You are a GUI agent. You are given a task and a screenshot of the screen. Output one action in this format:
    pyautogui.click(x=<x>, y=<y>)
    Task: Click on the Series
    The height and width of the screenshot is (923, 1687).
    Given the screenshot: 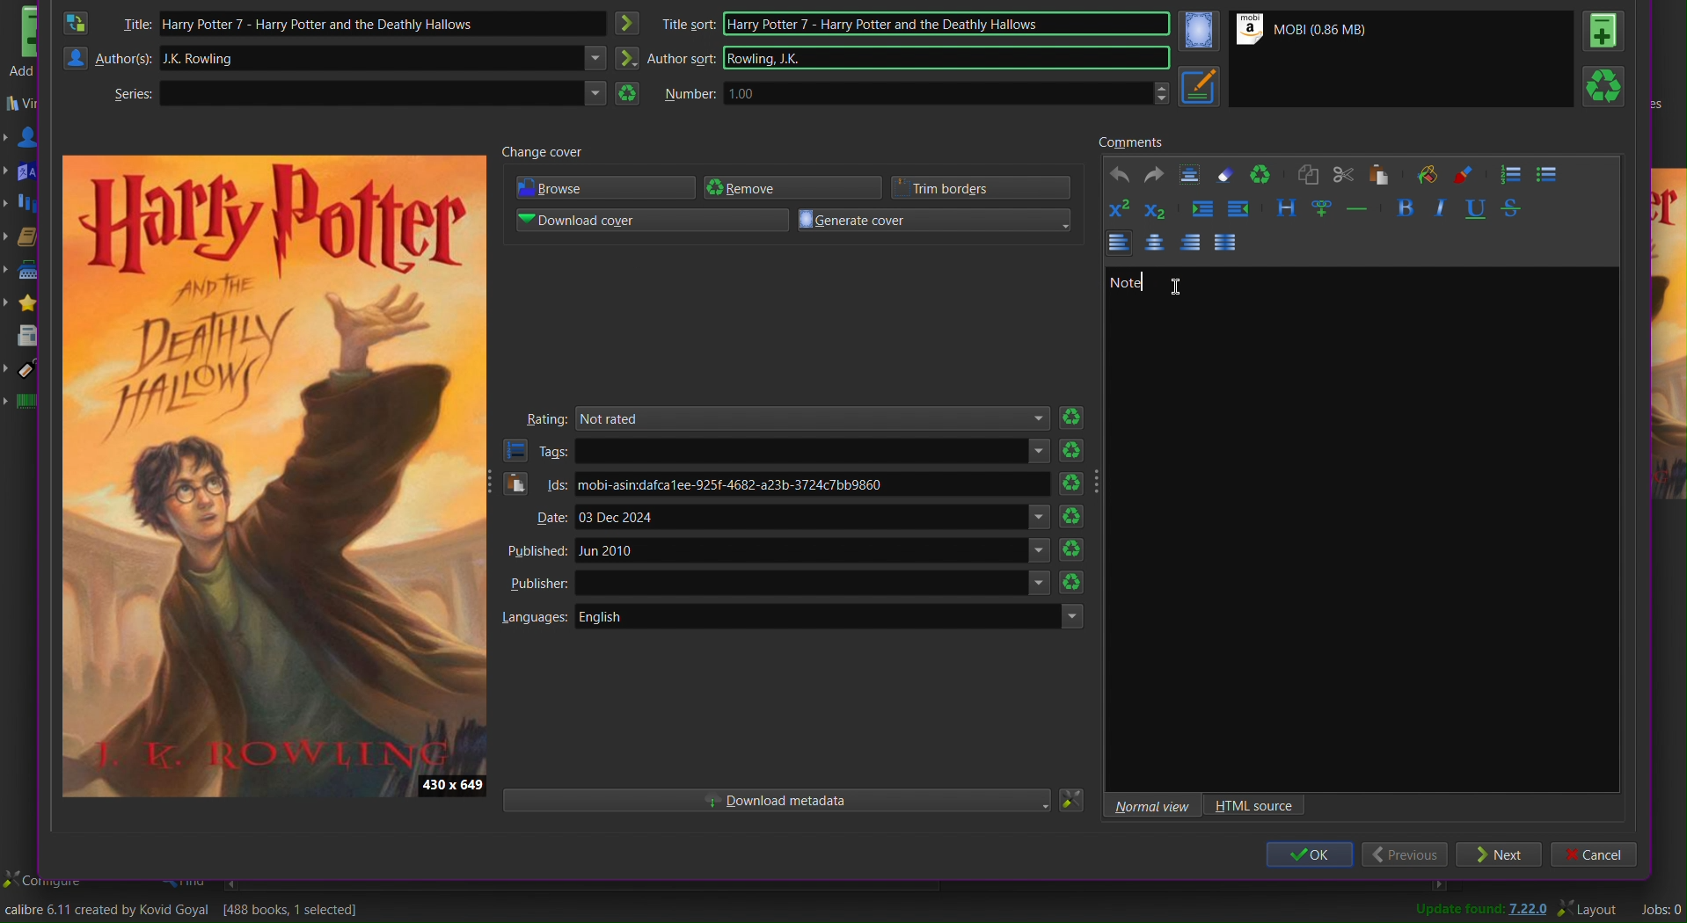 What is the action you would take?
    pyautogui.click(x=28, y=206)
    